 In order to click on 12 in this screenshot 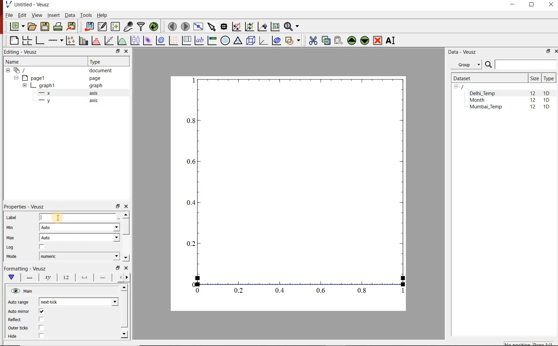, I will do `click(533, 101)`.